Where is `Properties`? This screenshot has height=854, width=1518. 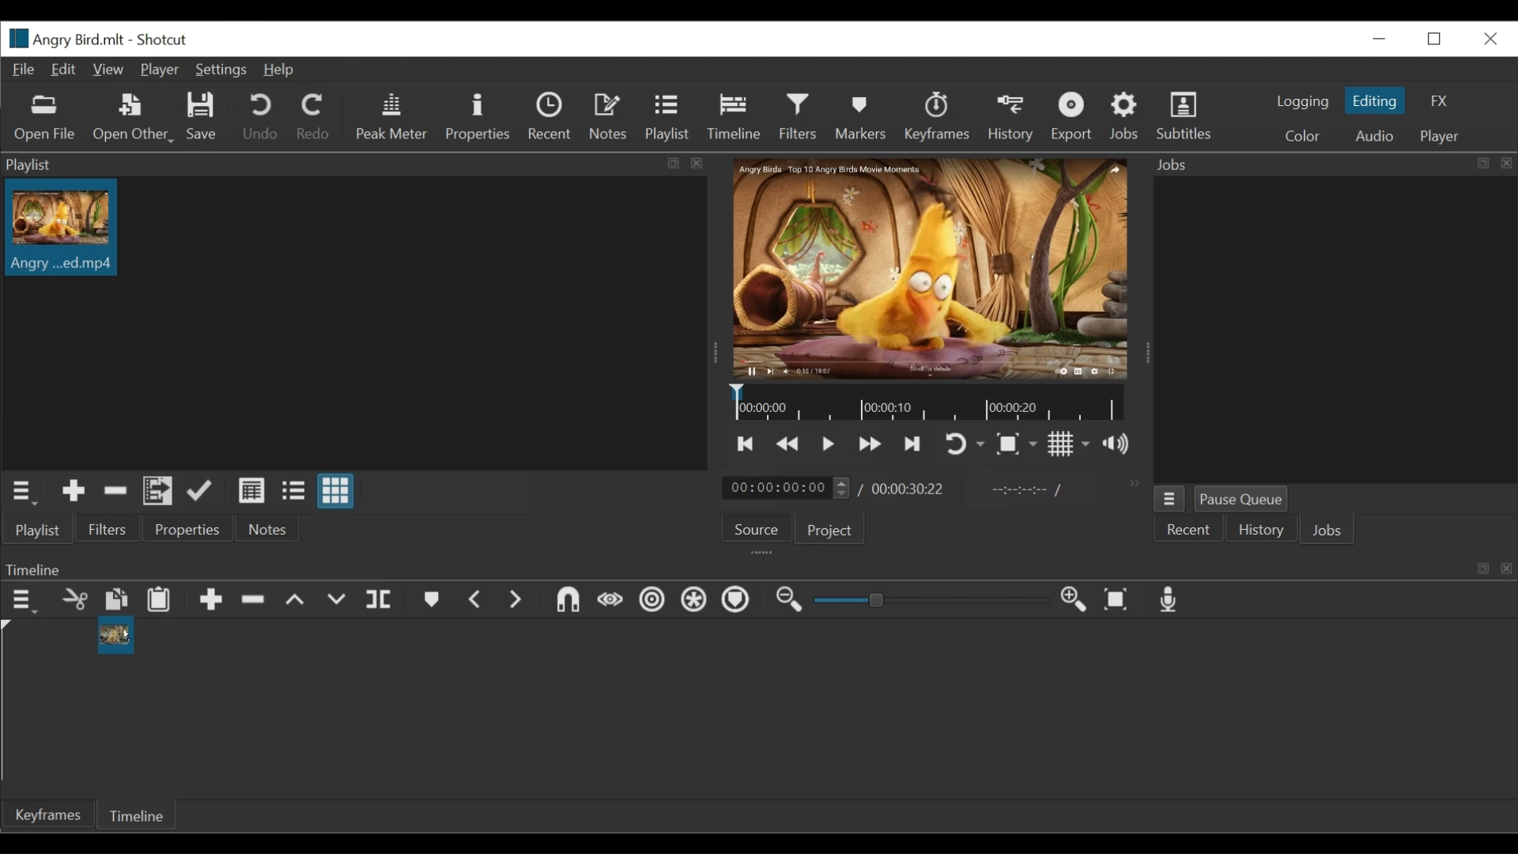 Properties is located at coordinates (183, 527).